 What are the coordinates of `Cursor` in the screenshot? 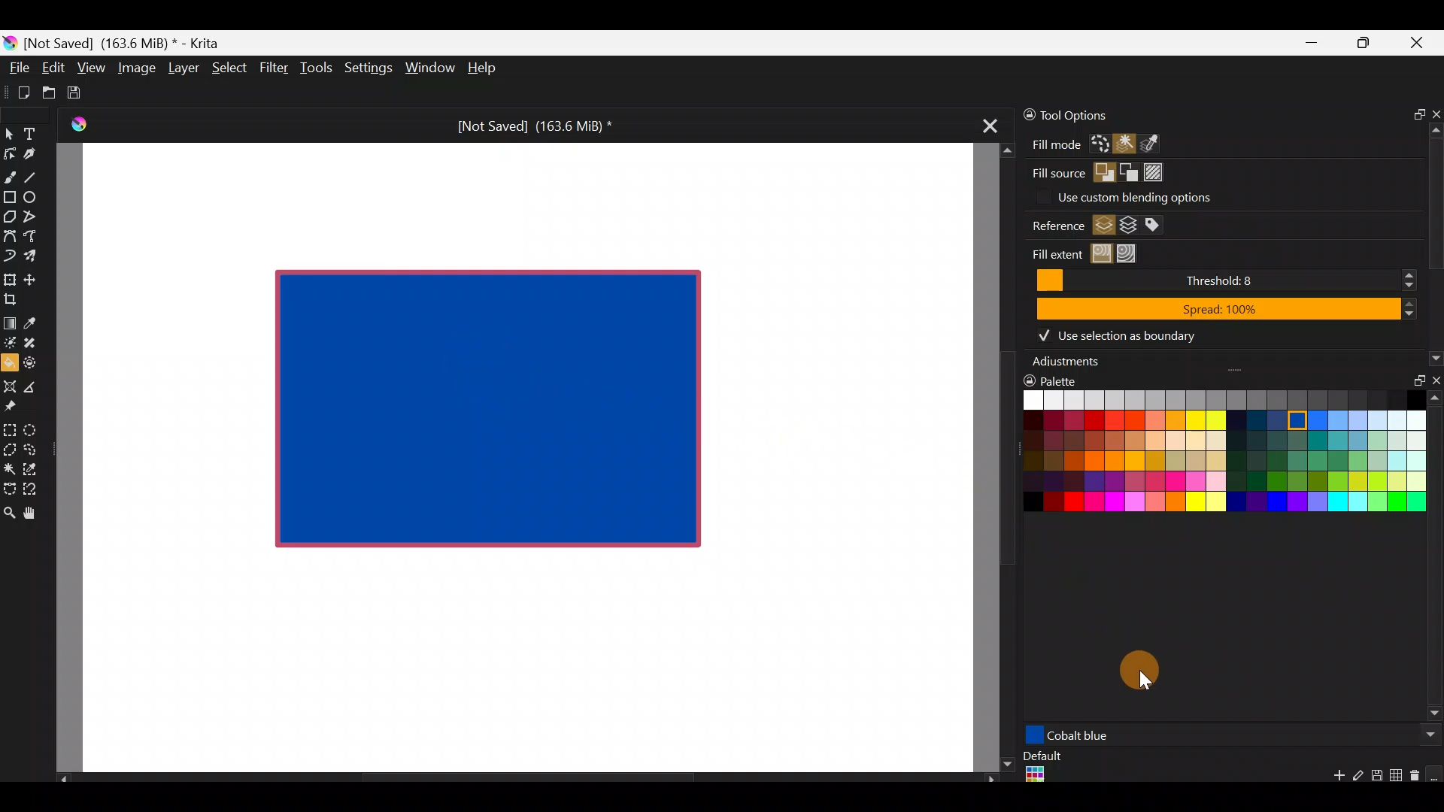 It's located at (1133, 670).